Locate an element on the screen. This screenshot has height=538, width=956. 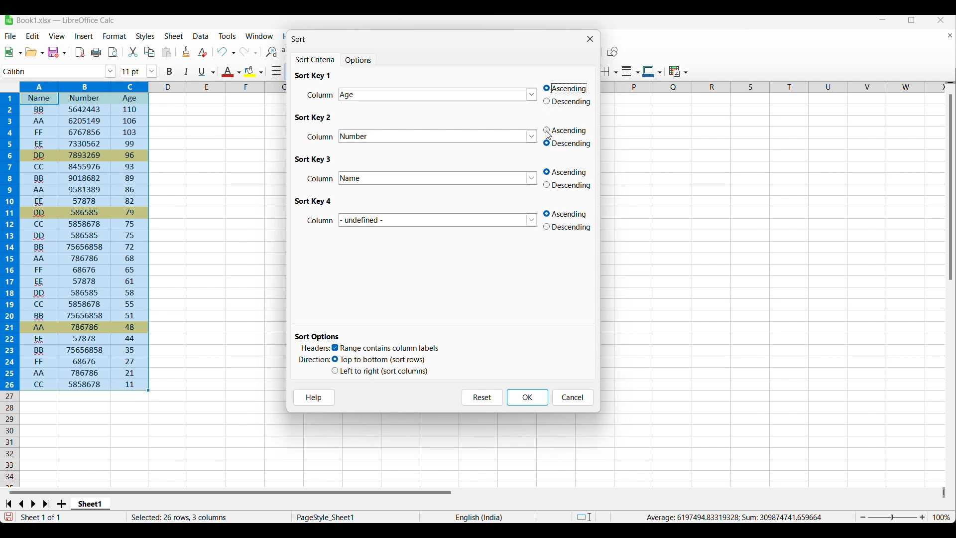
Sort 4 is located at coordinates (313, 201).